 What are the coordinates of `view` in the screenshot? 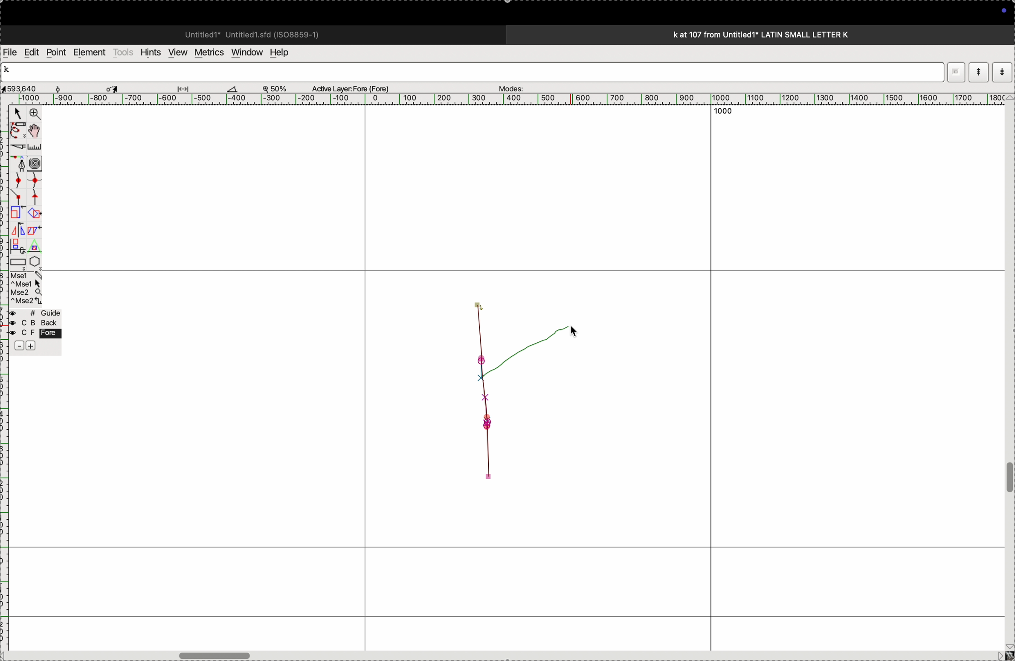 It's located at (175, 52).